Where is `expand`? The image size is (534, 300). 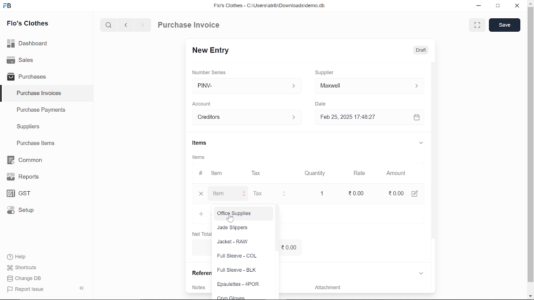
expand is located at coordinates (423, 143).